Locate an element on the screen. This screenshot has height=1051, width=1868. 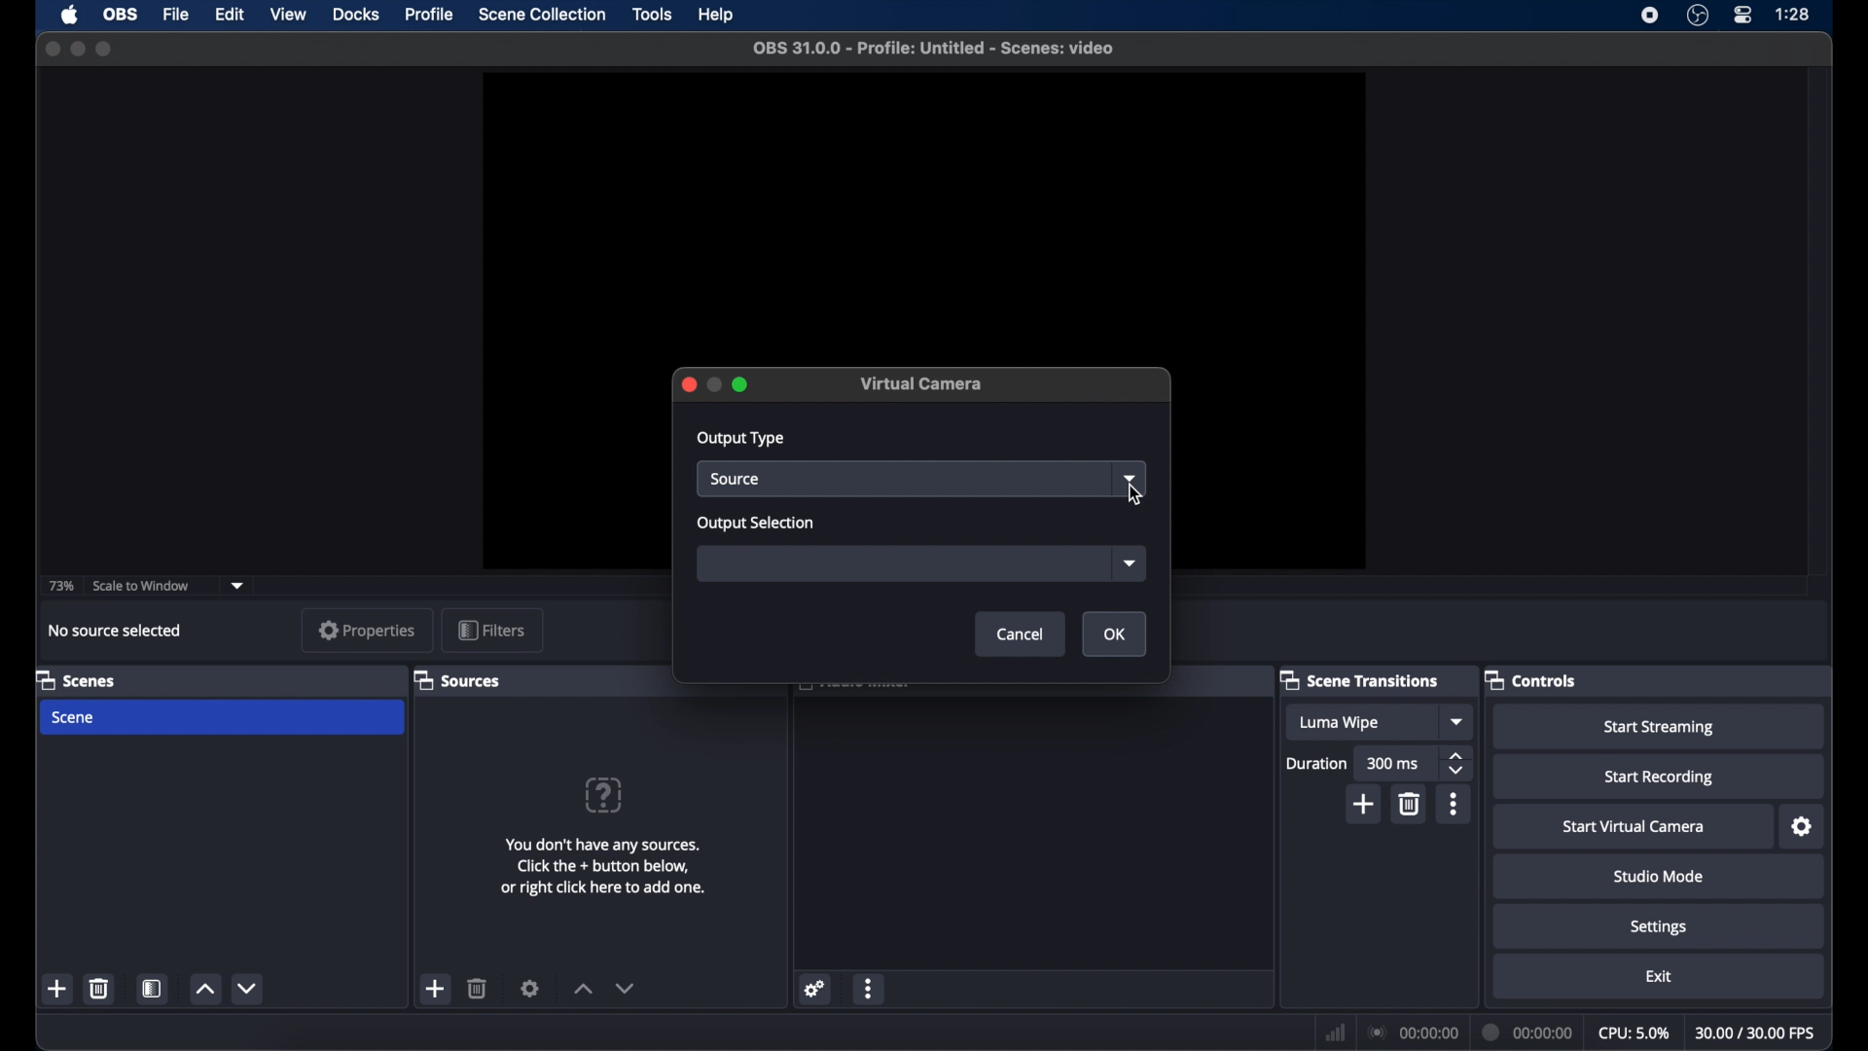
delete is located at coordinates (1409, 804).